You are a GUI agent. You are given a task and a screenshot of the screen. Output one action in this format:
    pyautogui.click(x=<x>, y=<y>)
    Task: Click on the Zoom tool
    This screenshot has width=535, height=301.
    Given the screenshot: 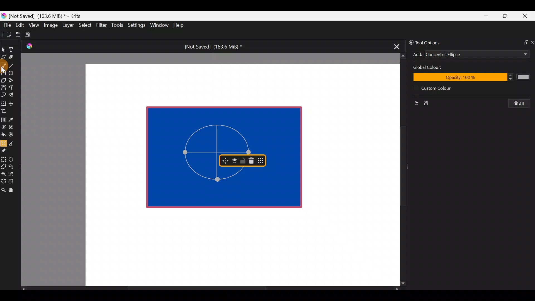 What is the action you would take?
    pyautogui.click(x=3, y=190)
    